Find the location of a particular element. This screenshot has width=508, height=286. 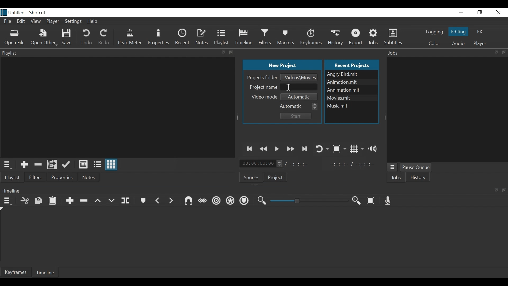

File name is located at coordinates (352, 90).